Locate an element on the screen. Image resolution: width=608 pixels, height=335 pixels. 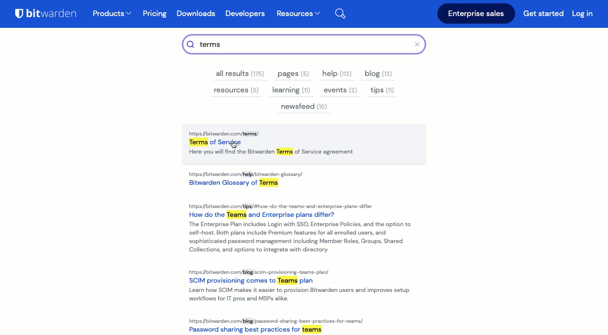
Developers is located at coordinates (245, 14).